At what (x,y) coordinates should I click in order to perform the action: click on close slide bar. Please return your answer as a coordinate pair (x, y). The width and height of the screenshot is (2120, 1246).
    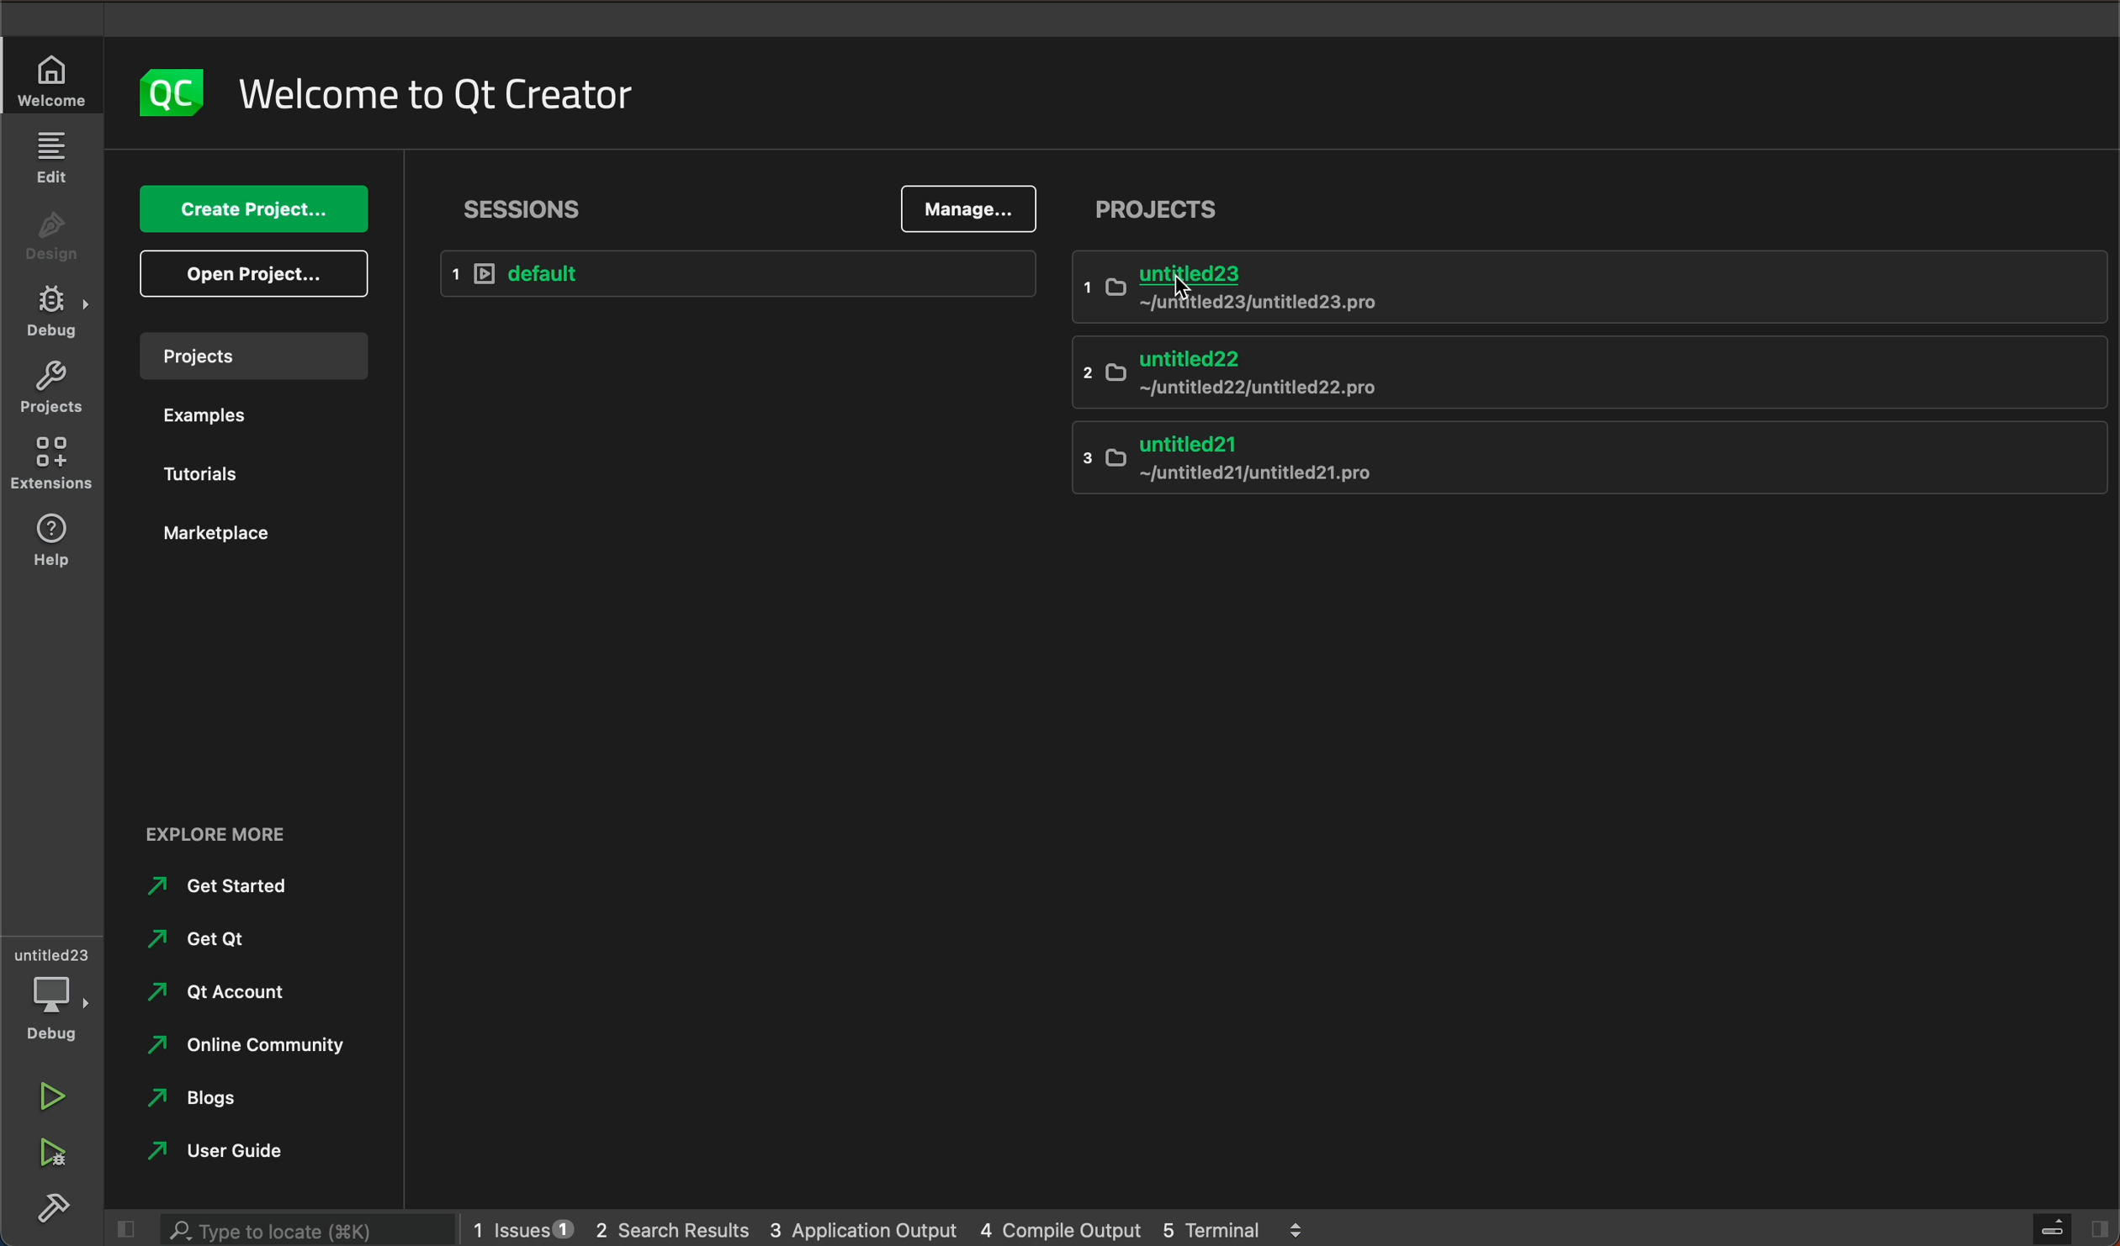
    Looking at the image, I should click on (121, 1229).